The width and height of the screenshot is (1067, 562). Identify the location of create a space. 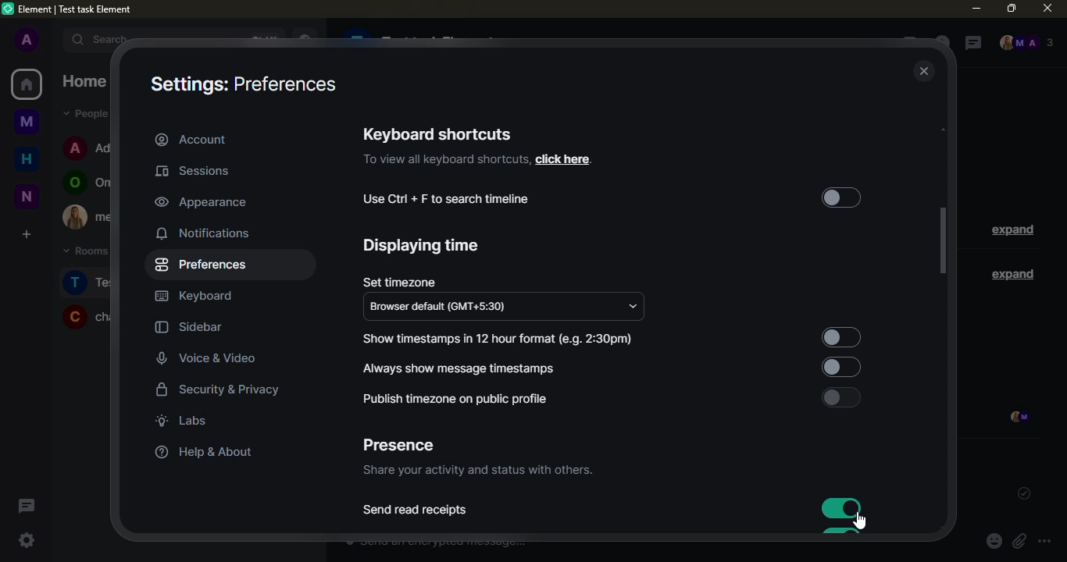
(25, 233).